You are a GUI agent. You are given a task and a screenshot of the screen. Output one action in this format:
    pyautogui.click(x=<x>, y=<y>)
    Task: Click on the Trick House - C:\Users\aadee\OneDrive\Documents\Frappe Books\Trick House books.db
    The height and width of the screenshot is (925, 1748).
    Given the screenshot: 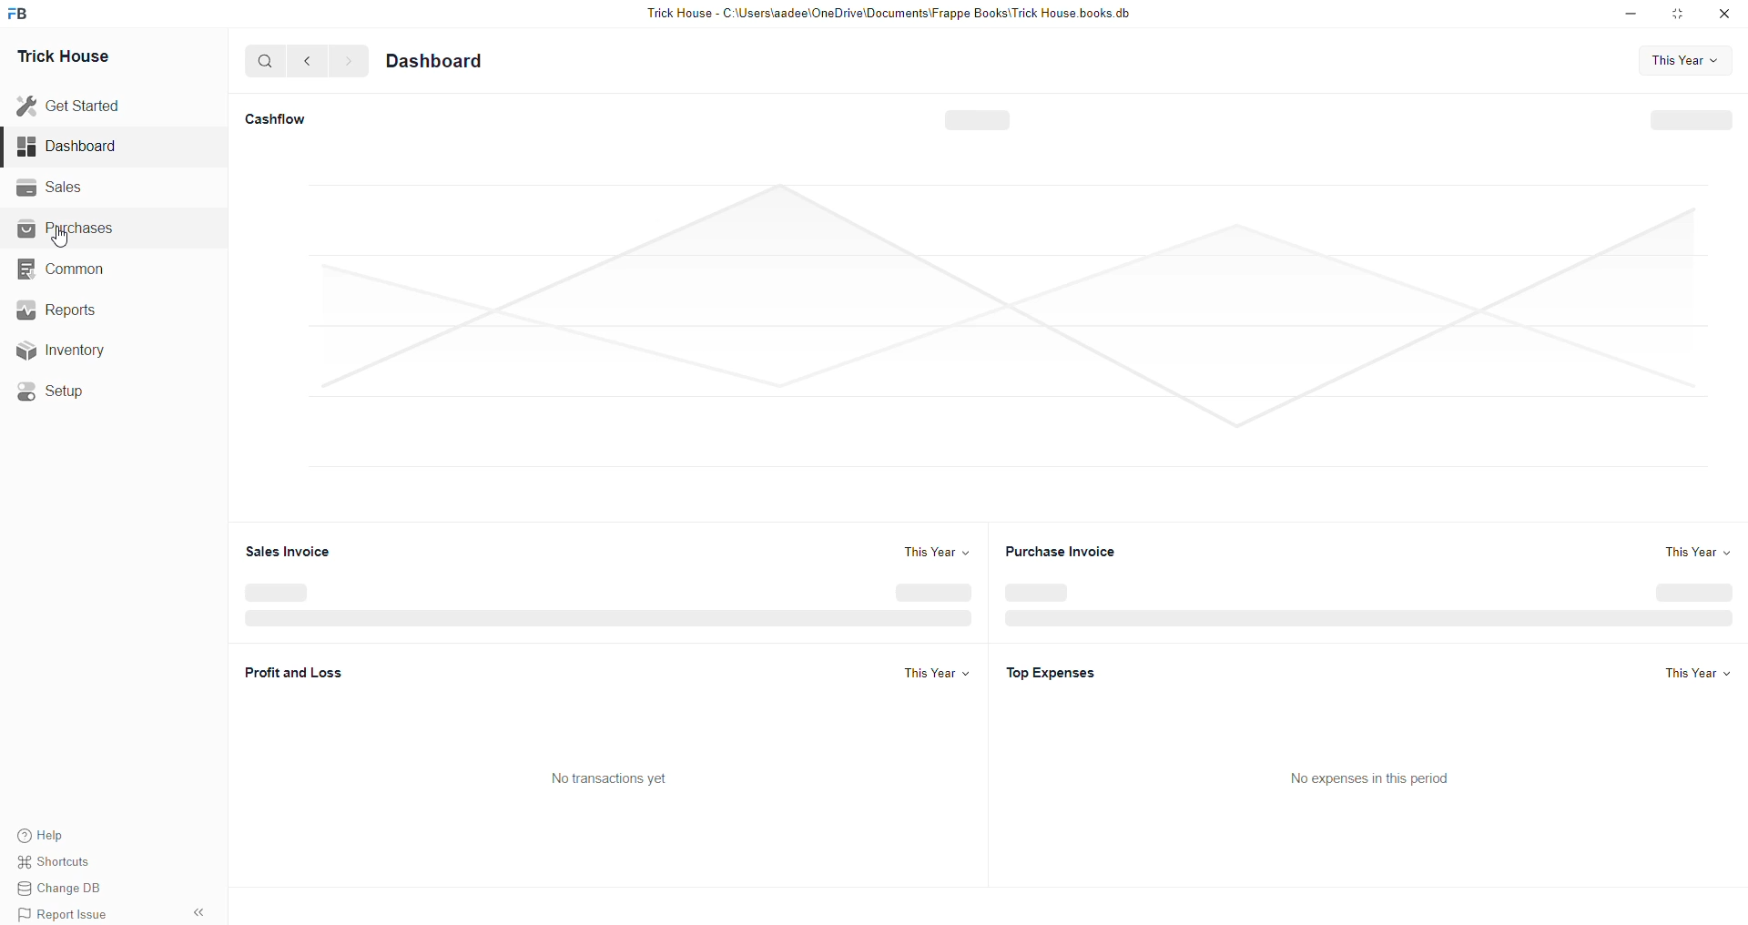 What is the action you would take?
    pyautogui.click(x=892, y=14)
    